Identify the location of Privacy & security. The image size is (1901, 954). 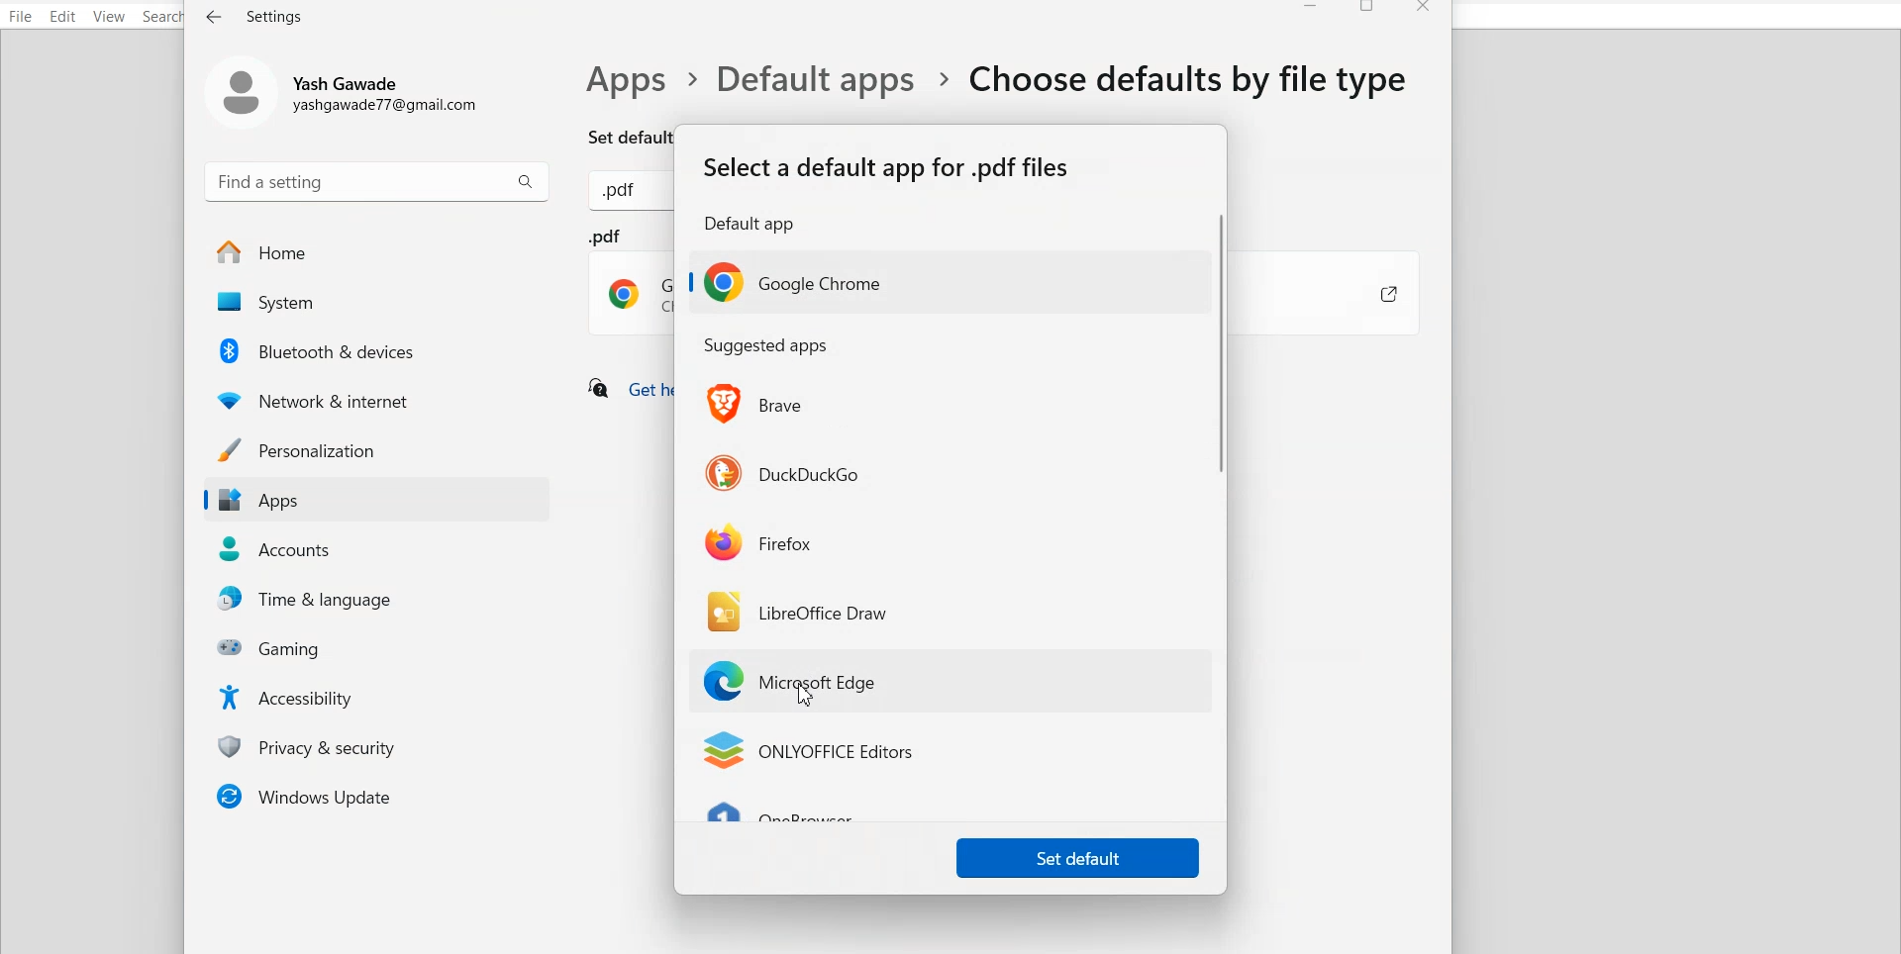
(382, 746).